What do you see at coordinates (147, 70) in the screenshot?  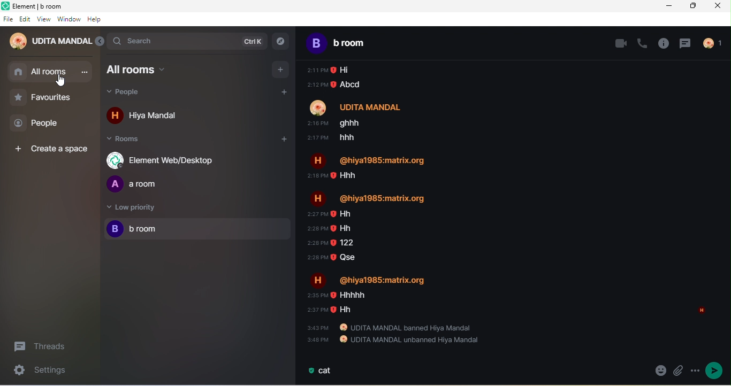 I see `all rooms` at bounding box center [147, 70].